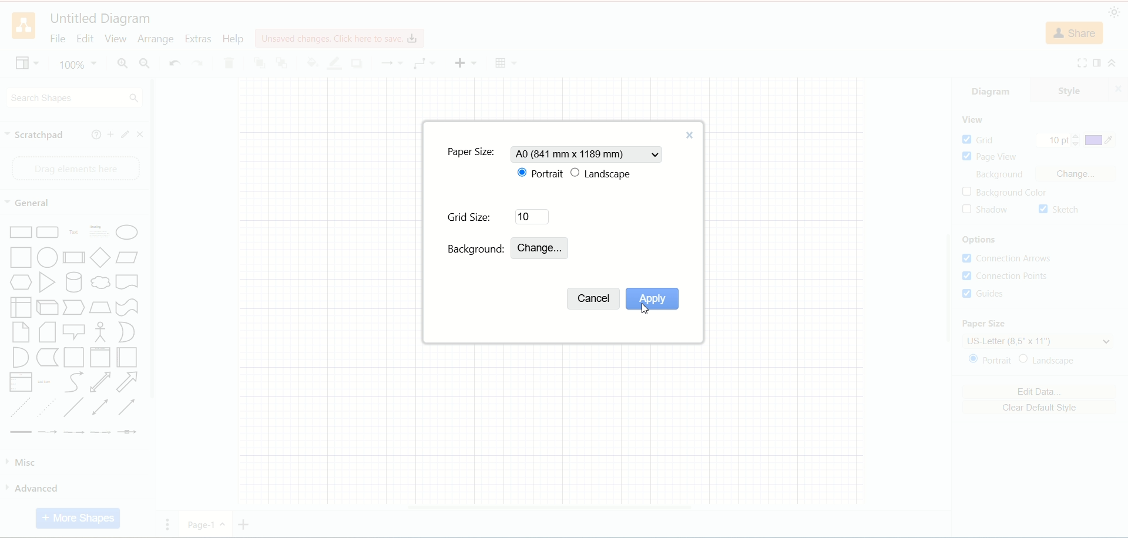 The image size is (1128, 538). What do you see at coordinates (48, 284) in the screenshot?
I see `Triangle` at bounding box center [48, 284].